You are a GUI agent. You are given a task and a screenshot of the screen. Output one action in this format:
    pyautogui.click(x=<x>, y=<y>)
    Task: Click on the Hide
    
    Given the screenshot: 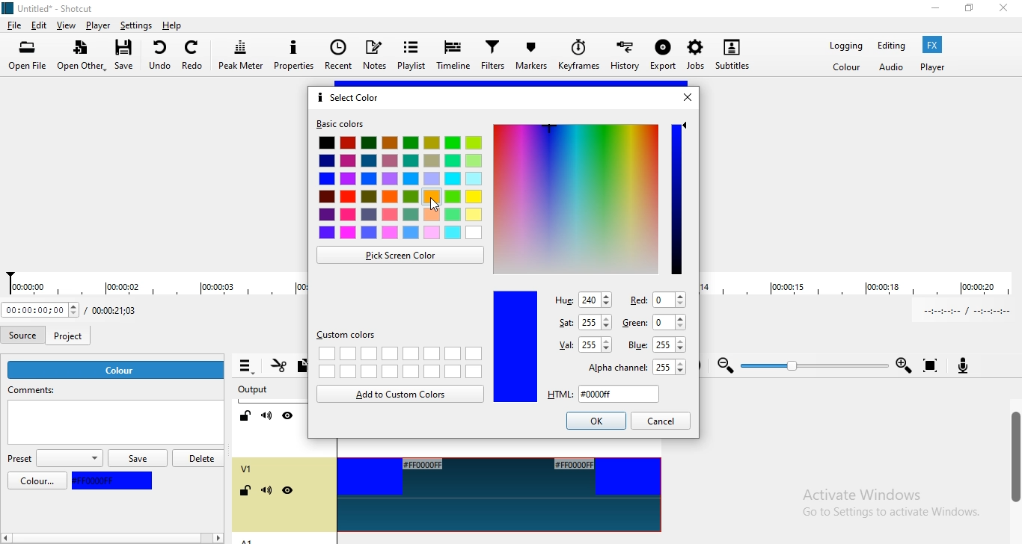 What is the action you would take?
    pyautogui.click(x=287, y=415)
    